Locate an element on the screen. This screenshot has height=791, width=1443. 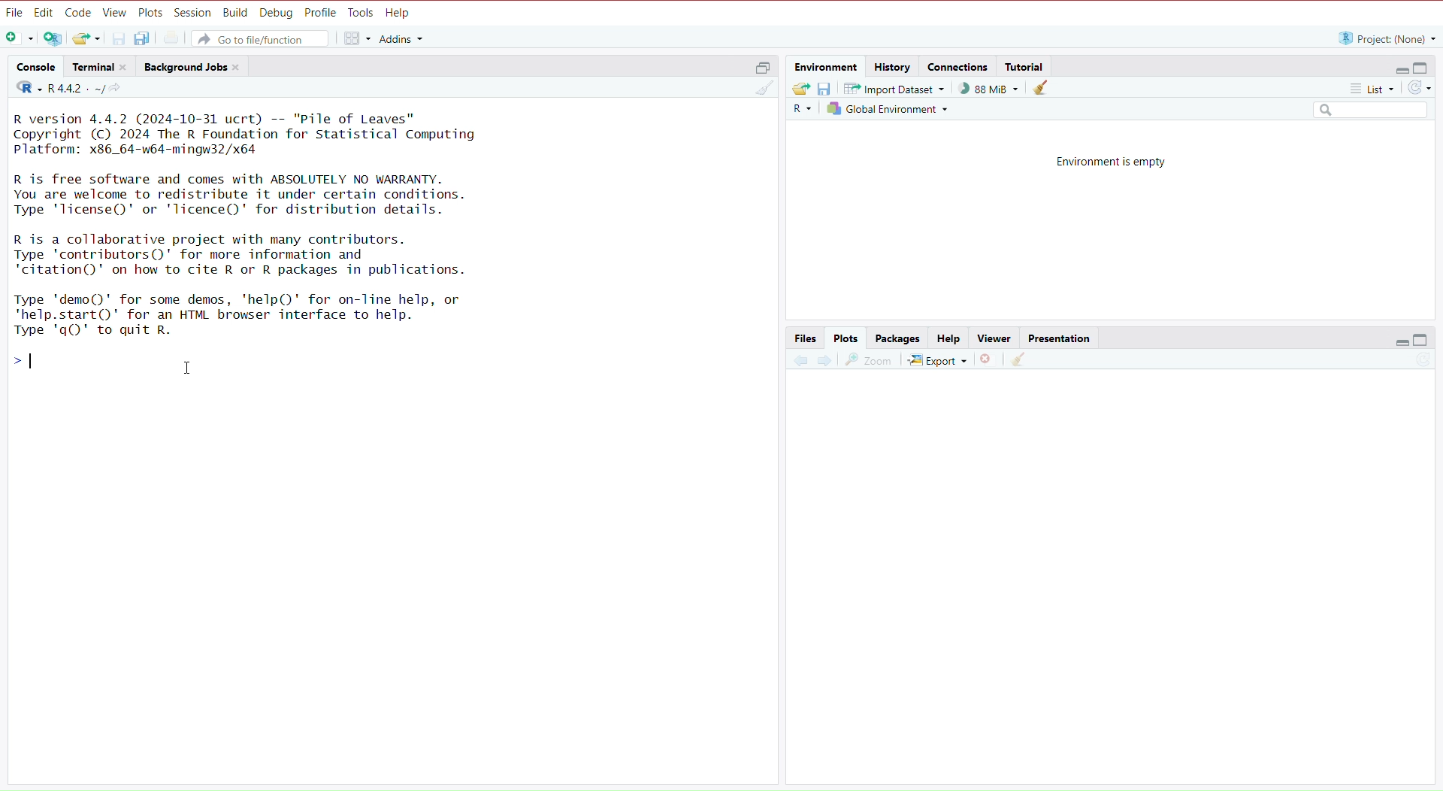
Clear is located at coordinates (1041, 87).